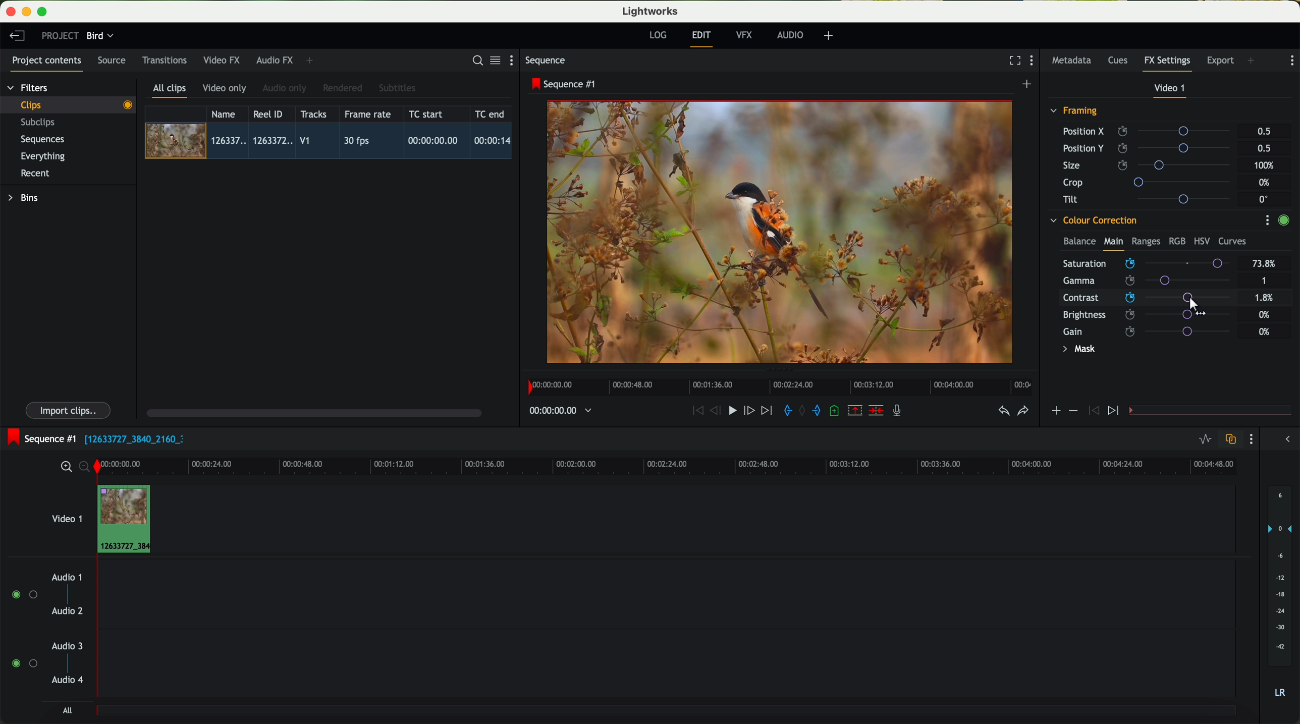 The image size is (1300, 724). Describe the element at coordinates (35, 175) in the screenshot. I see `recent` at that location.